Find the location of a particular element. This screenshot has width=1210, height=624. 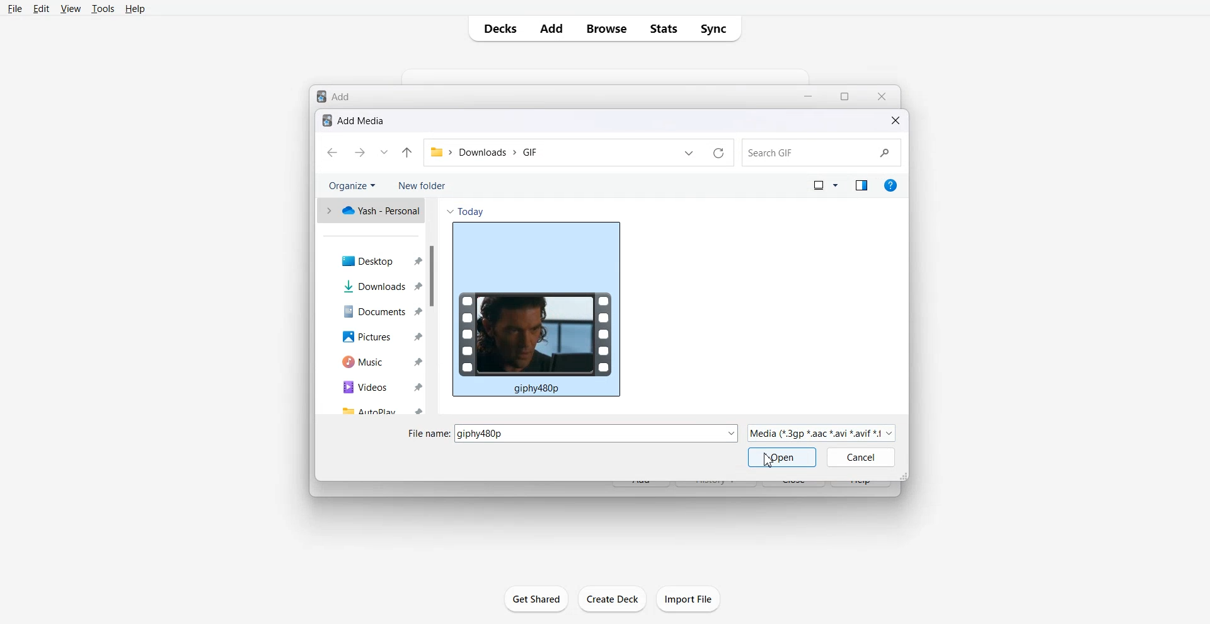

Show the preview method is located at coordinates (860, 185).